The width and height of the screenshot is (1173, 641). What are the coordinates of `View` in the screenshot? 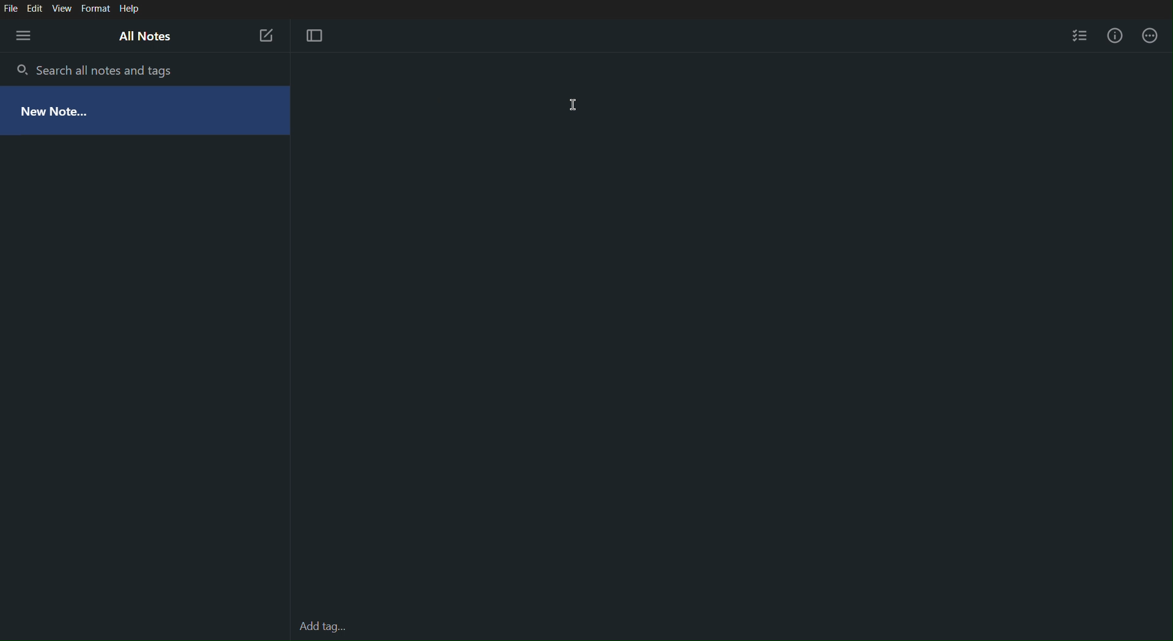 It's located at (63, 9).